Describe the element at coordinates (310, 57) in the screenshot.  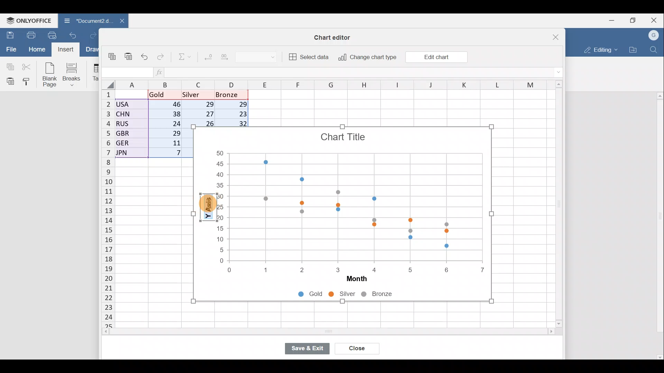
I see `Select data` at that location.